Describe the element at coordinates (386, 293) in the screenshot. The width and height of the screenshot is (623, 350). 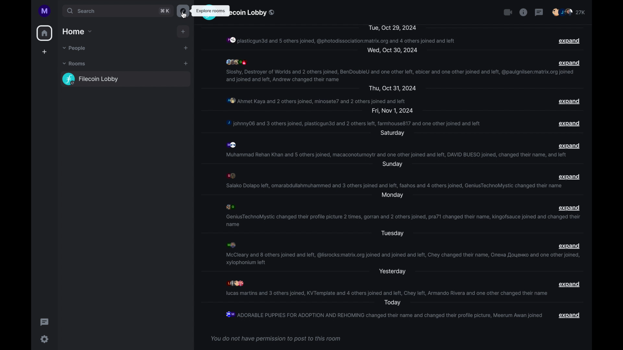
I see `lucas martins and 3 others joined, KVTemplate and 4 others joined and left, Chey left, Armando Rivera and one other changed their name` at that location.